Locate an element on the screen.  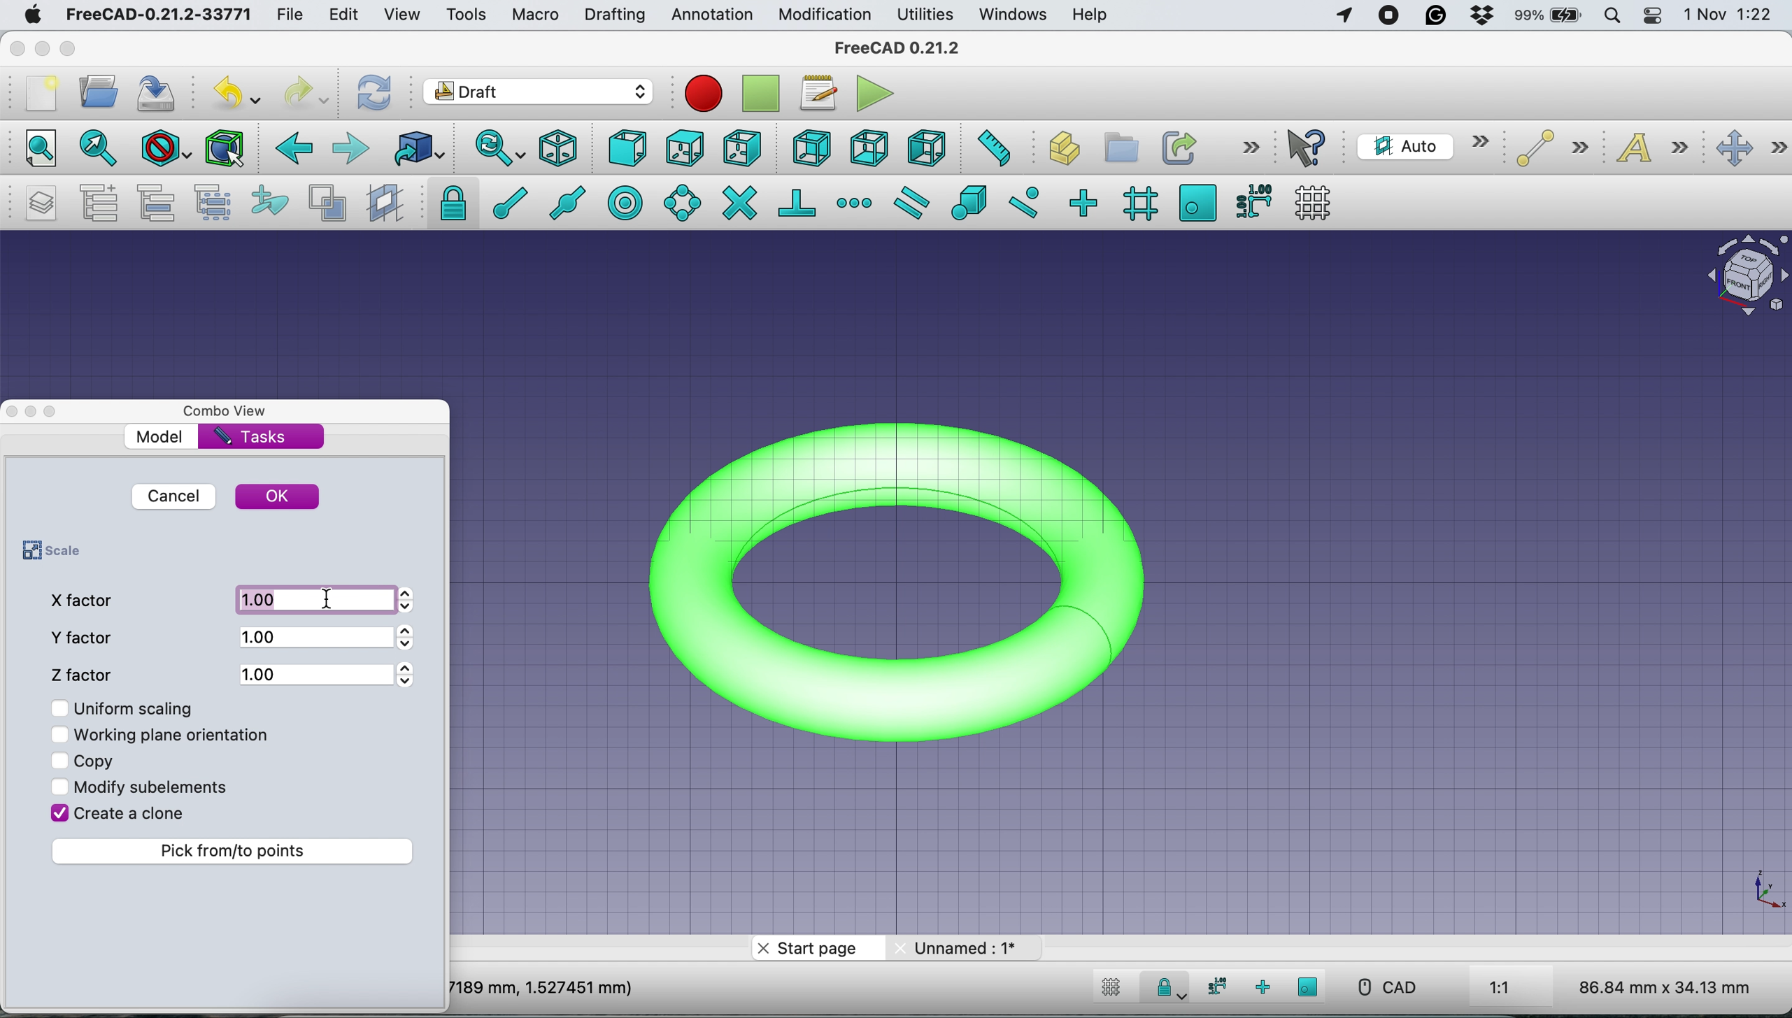
add a new named group is located at coordinates (100, 202).